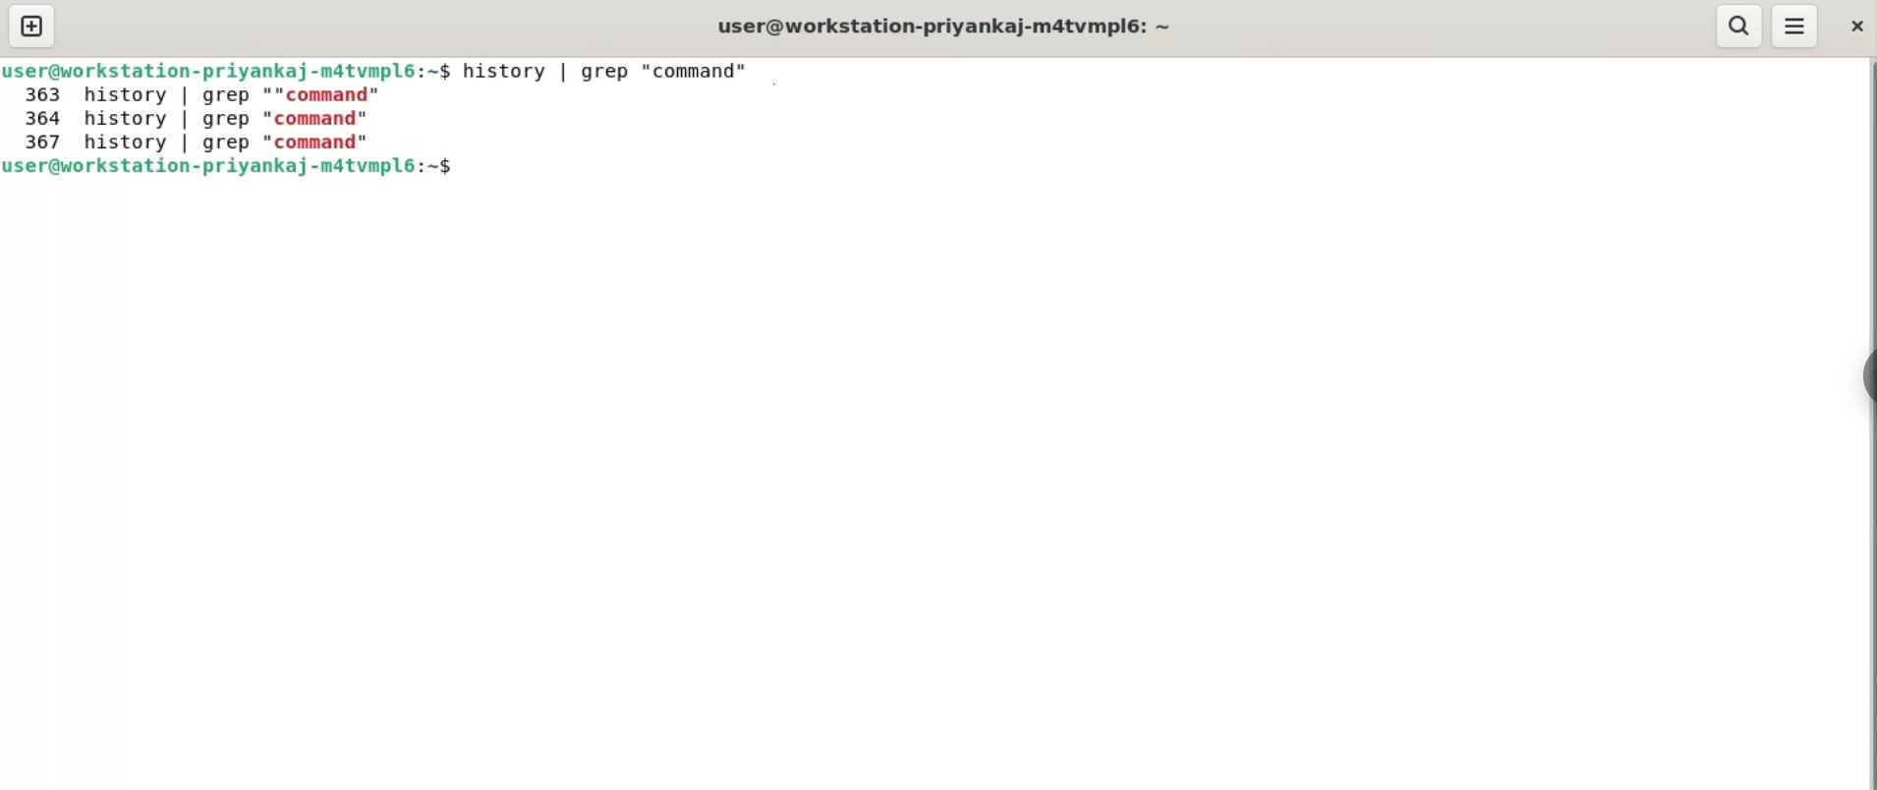 This screenshot has height=790, width=1877. What do you see at coordinates (204, 116) in the screenshot?
I see `364 historv | arep "command"` at bounding box center [204, 116].